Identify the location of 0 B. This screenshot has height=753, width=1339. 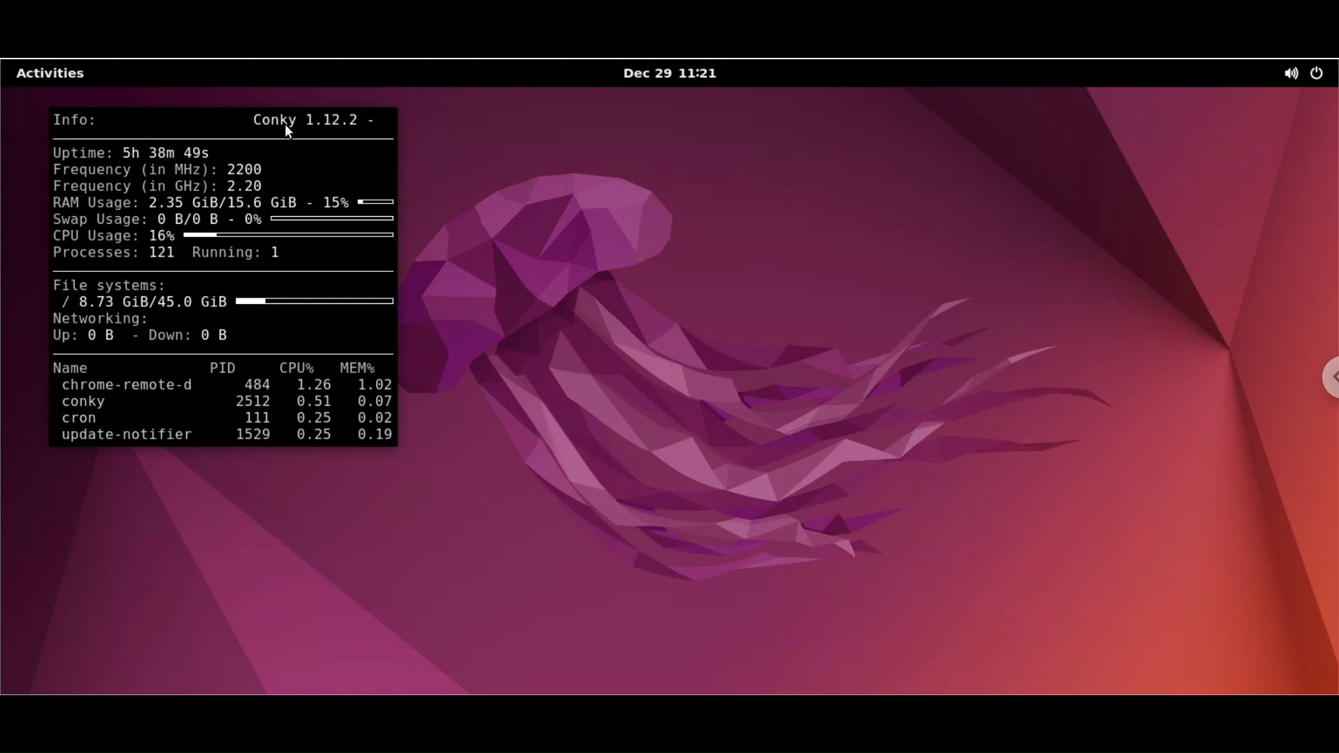
(220, 335).